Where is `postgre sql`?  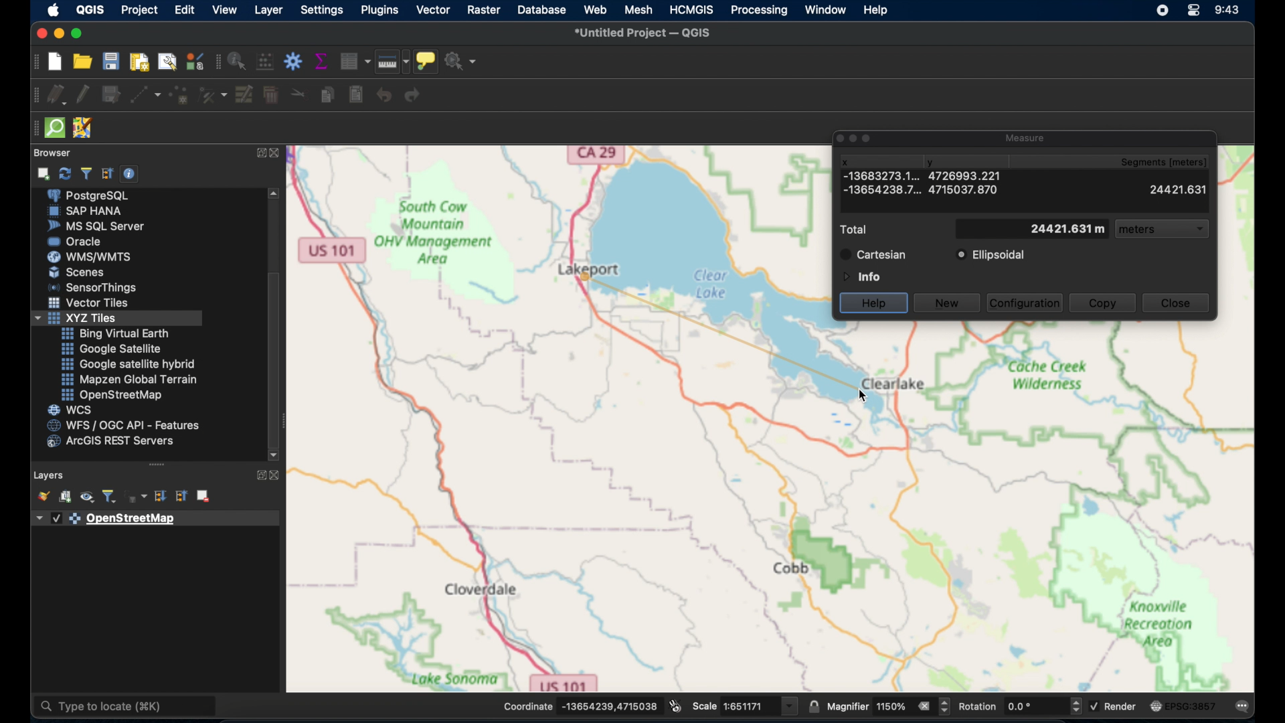
postgre sql is located at coordinates (97, 196).